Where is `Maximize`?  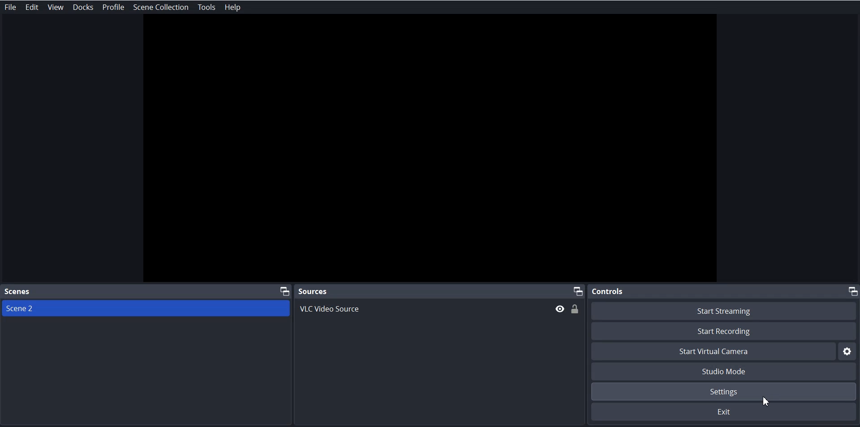 Maximize is located at coordinates (285, 290).